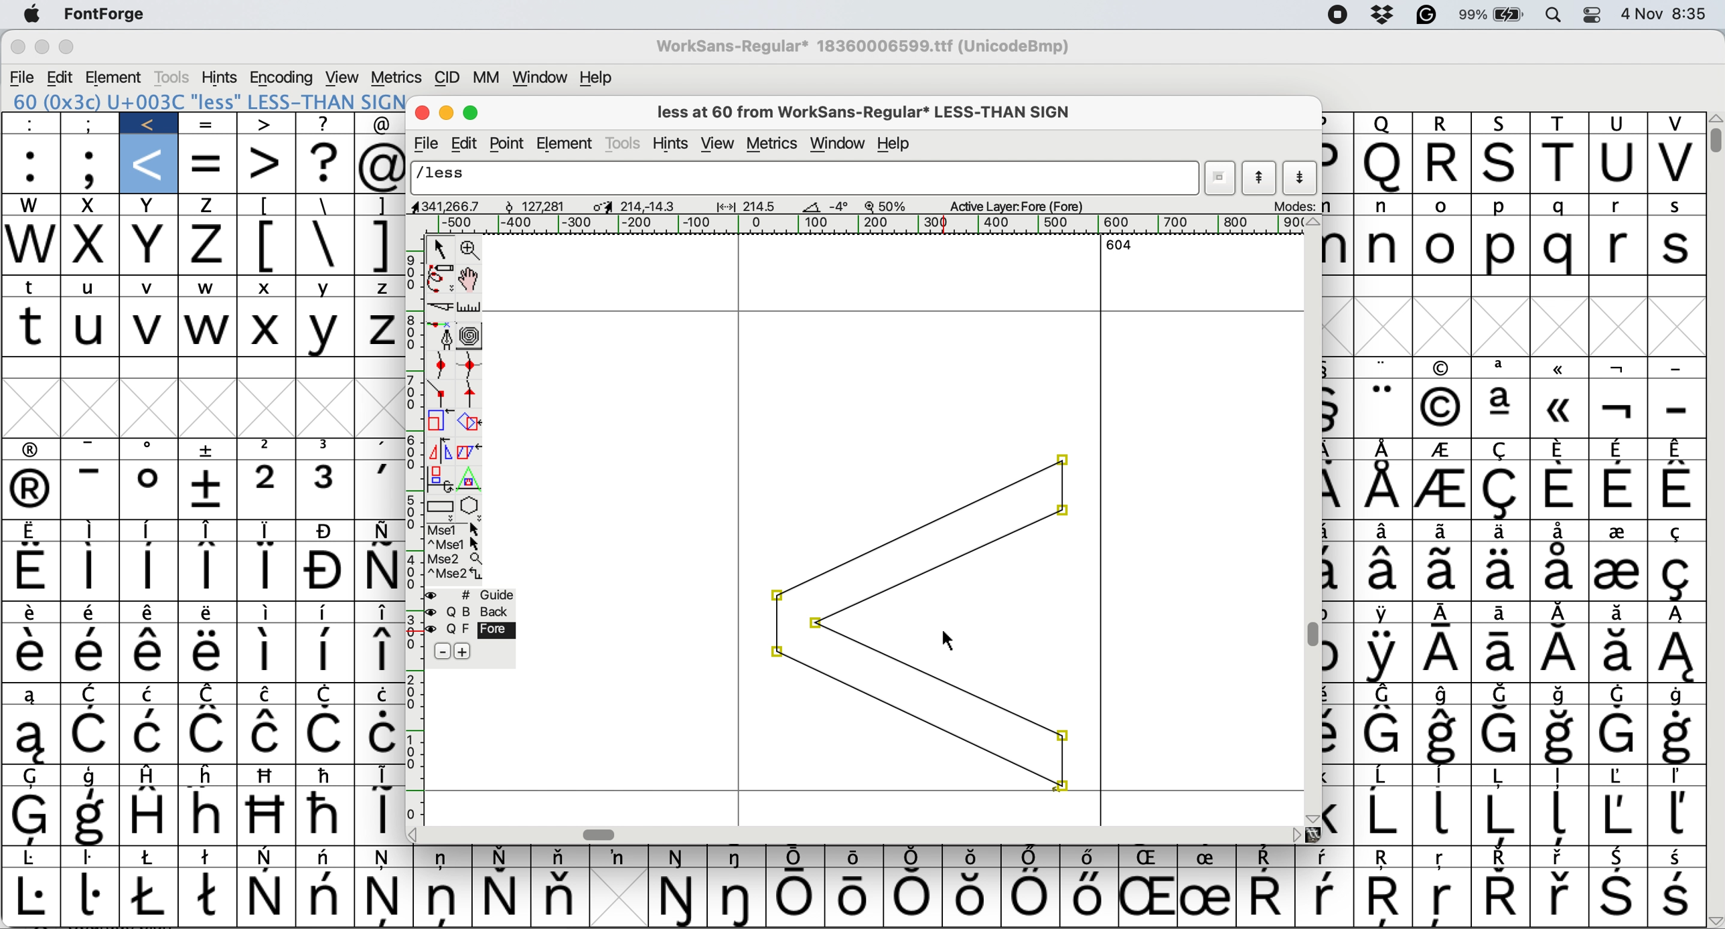 This screenshot has width=1725, height=929. What do you see at coordinates (14, 48) in the screenshot?
I see `close` at bounding box center [14, 48].